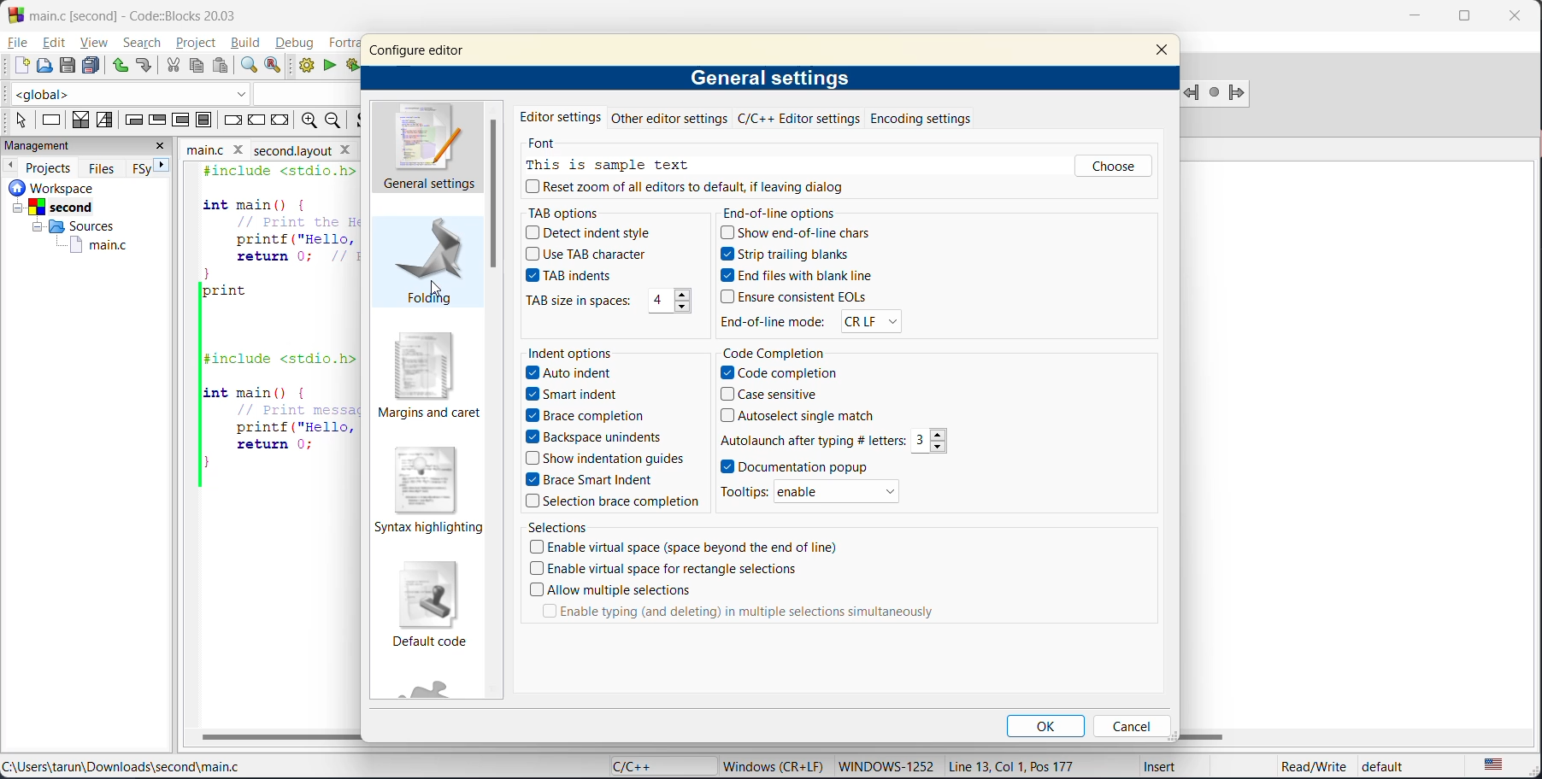 This screenshot has width=1542, height=779. What do you see at coordinates (772, 395) in the screenshot?
I see `Case sensitive` at bounding box center [772, 395].